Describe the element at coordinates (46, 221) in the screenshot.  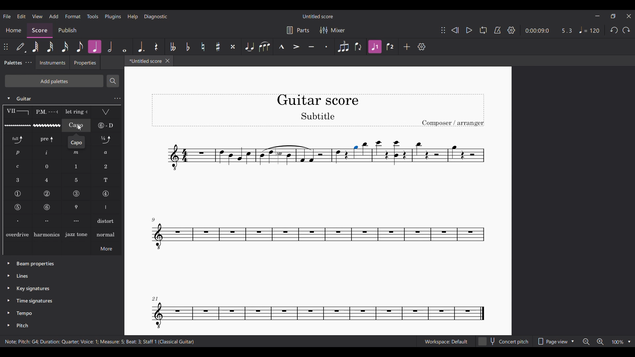
I see `Right hand figuring, second finger` at that location.